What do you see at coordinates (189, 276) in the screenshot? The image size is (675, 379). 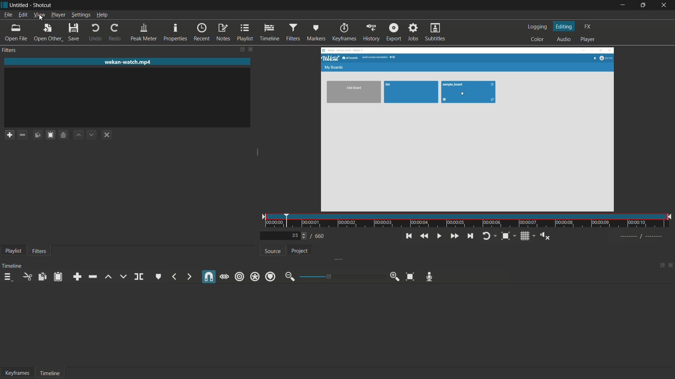 I see `next marker` at bounding box center [189, 276].